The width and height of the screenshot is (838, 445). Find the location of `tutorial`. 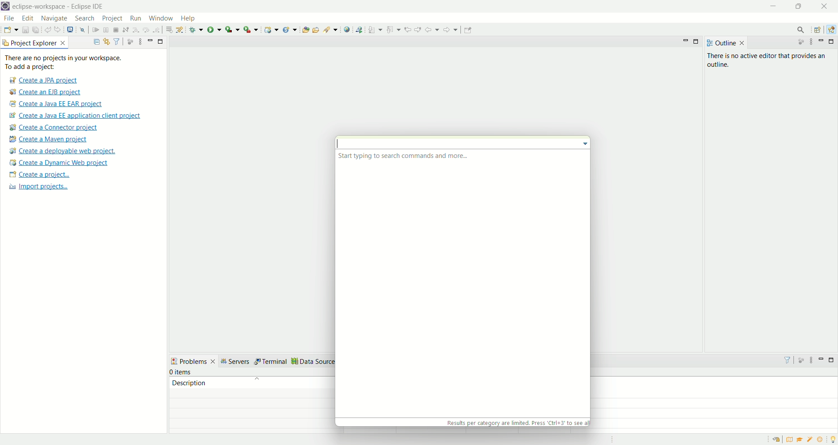

tutorial is located at coordinates (800, 440).